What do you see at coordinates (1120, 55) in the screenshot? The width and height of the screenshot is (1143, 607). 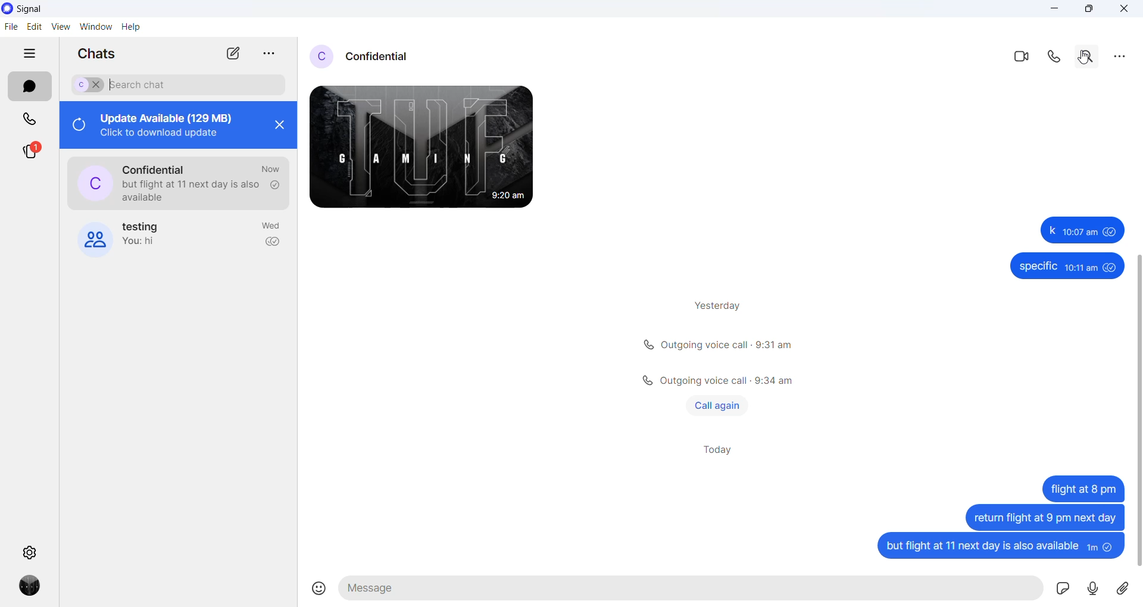 I see `more options` at bounding box center [1120, 55].